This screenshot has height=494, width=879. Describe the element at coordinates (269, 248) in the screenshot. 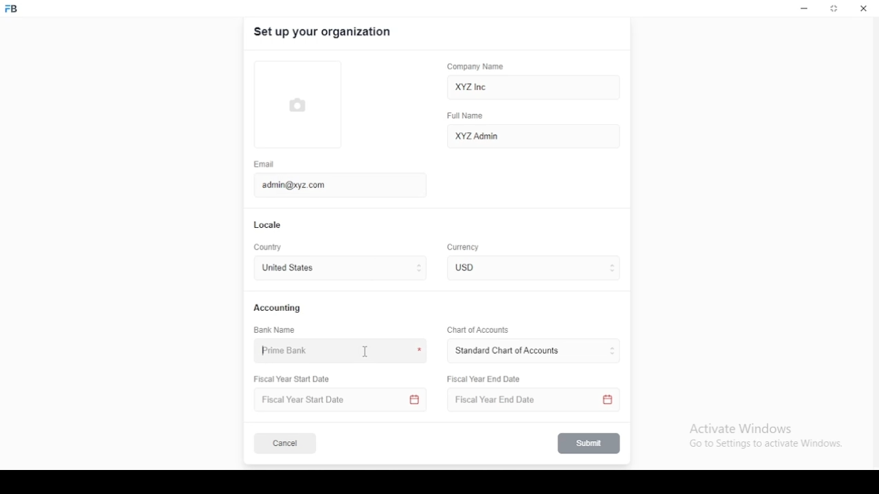

I see `country` at that location.